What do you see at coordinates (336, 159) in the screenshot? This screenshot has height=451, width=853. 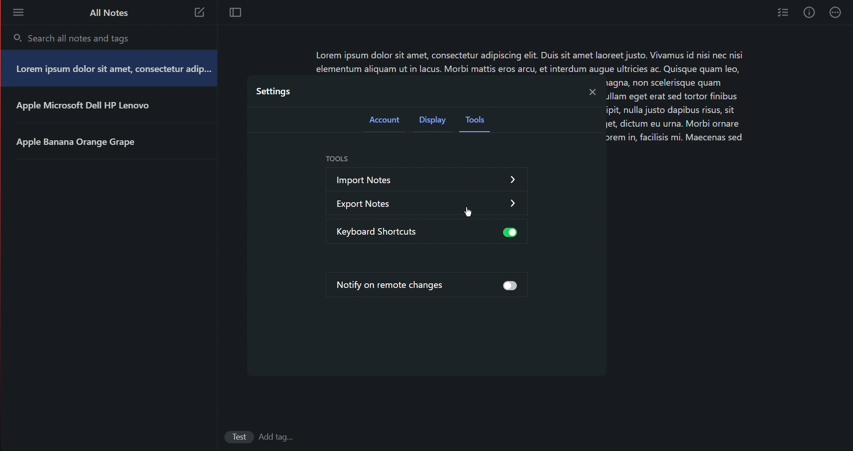 I see `Tools` at bounding box center [336, 159].